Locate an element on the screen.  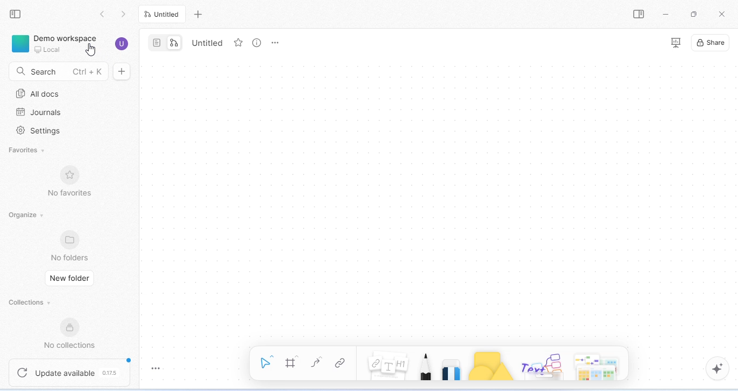
journals is located at coordinates (40, 112).